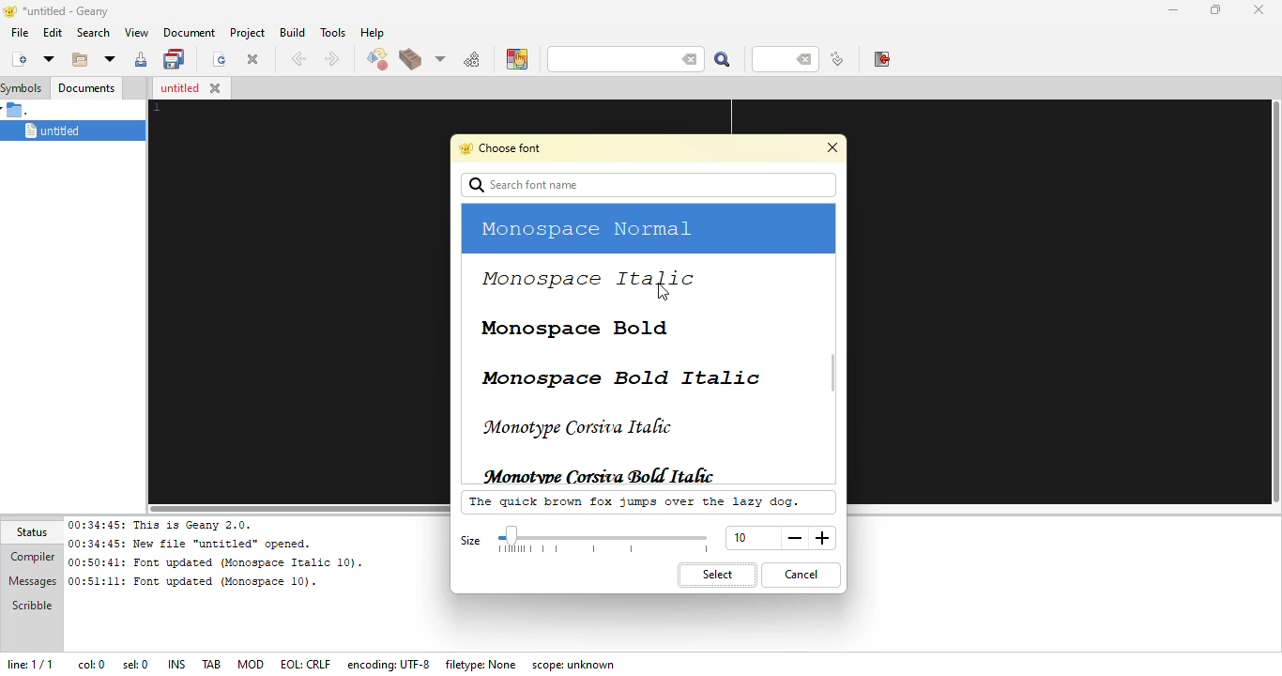 Image resolution: width=1282 pixels, height=676 pixels. Describe the element at coordinates (305, 665) in the screenshot. I see `eol: crlf` at that location.